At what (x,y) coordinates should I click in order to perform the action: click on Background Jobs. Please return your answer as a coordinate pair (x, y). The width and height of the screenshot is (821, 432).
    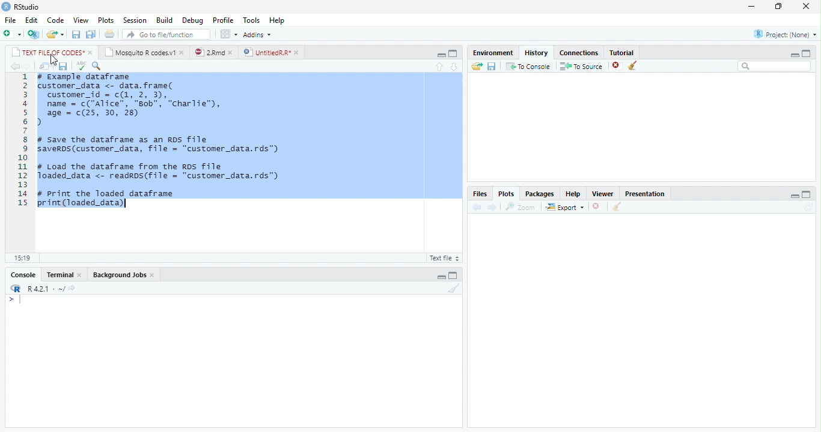
    Looking at the image, I should click on (119, 275).